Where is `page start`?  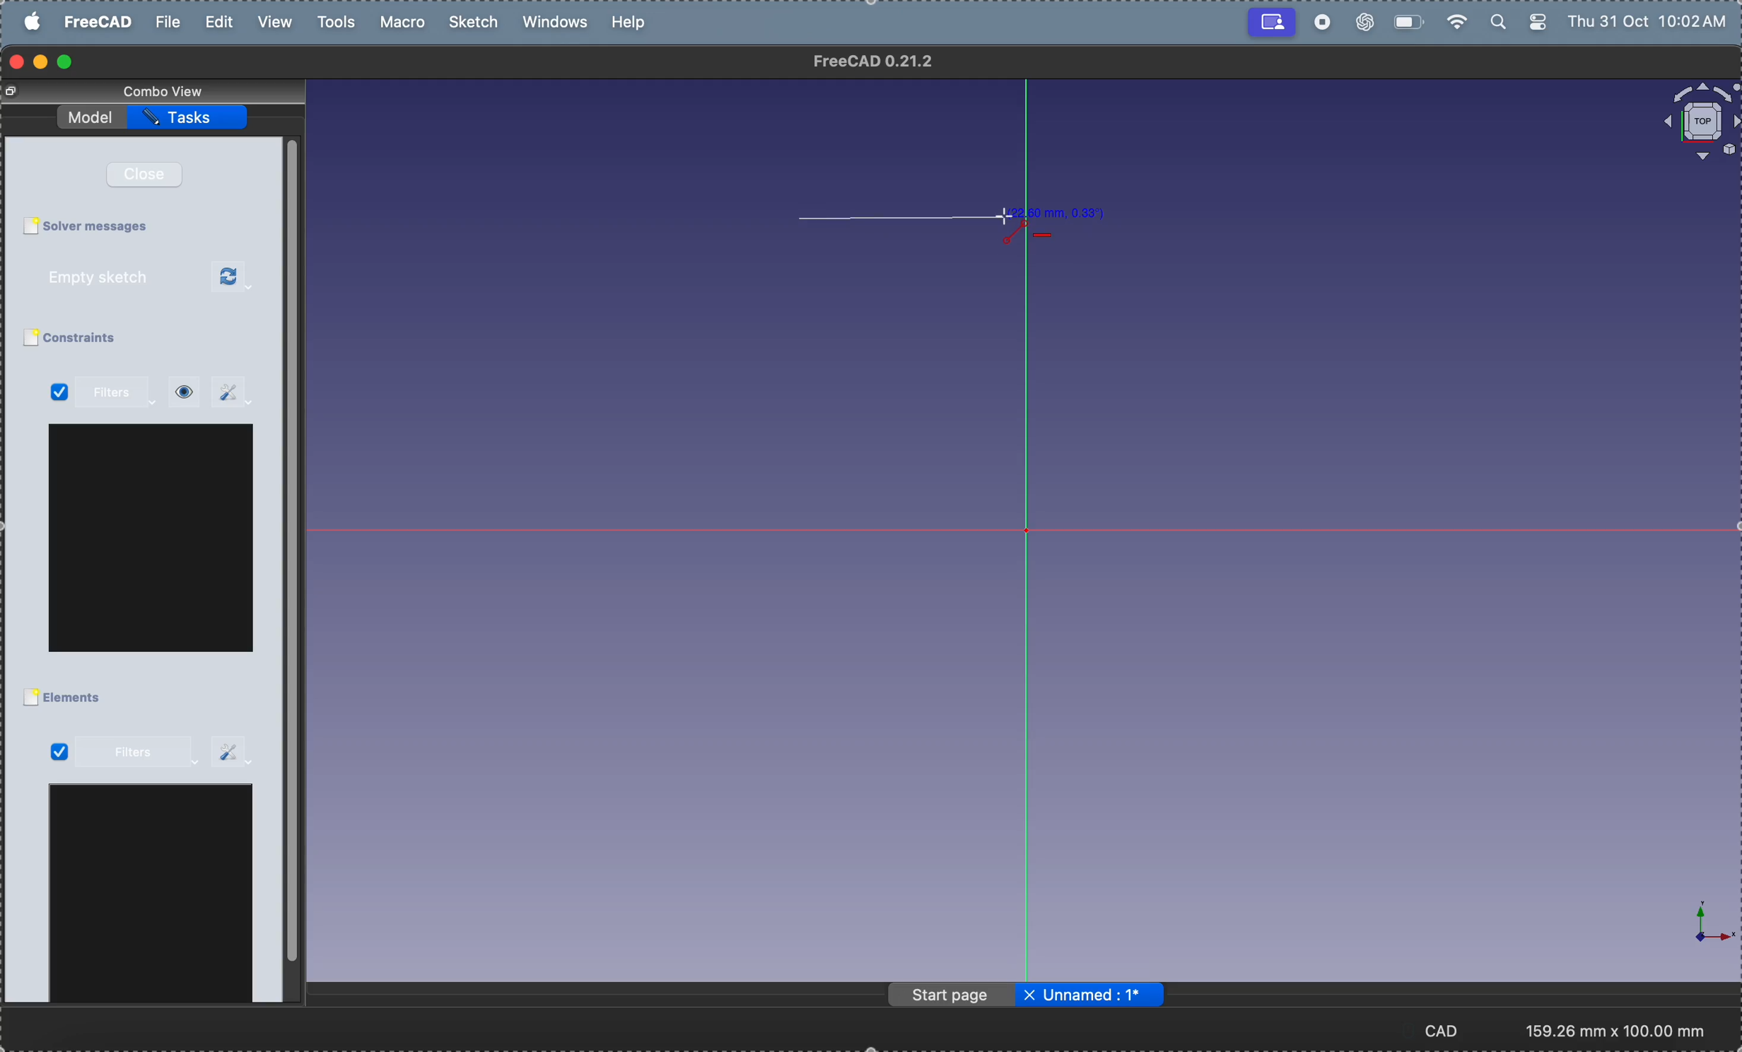
page start is located at coordinates (953, 996).